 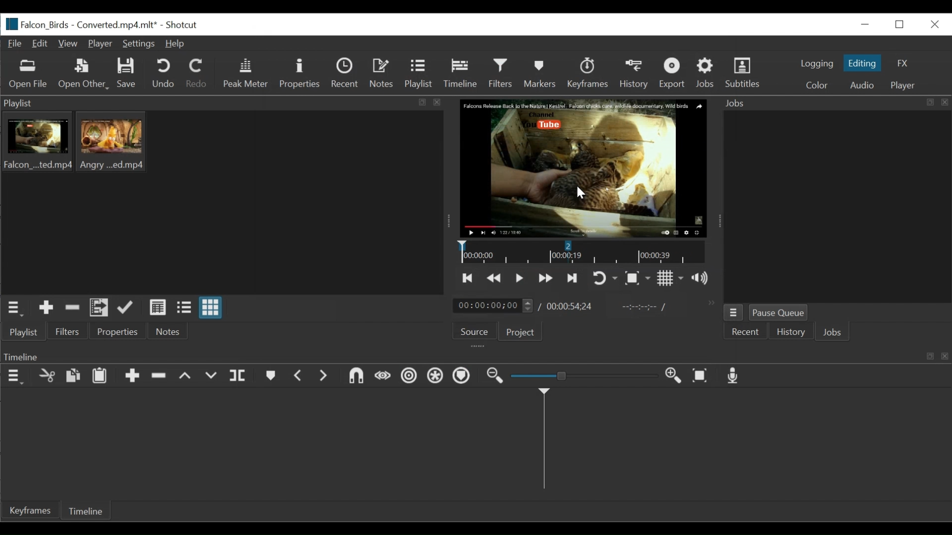 I want to click on Undo, so click(x=163, y=73).